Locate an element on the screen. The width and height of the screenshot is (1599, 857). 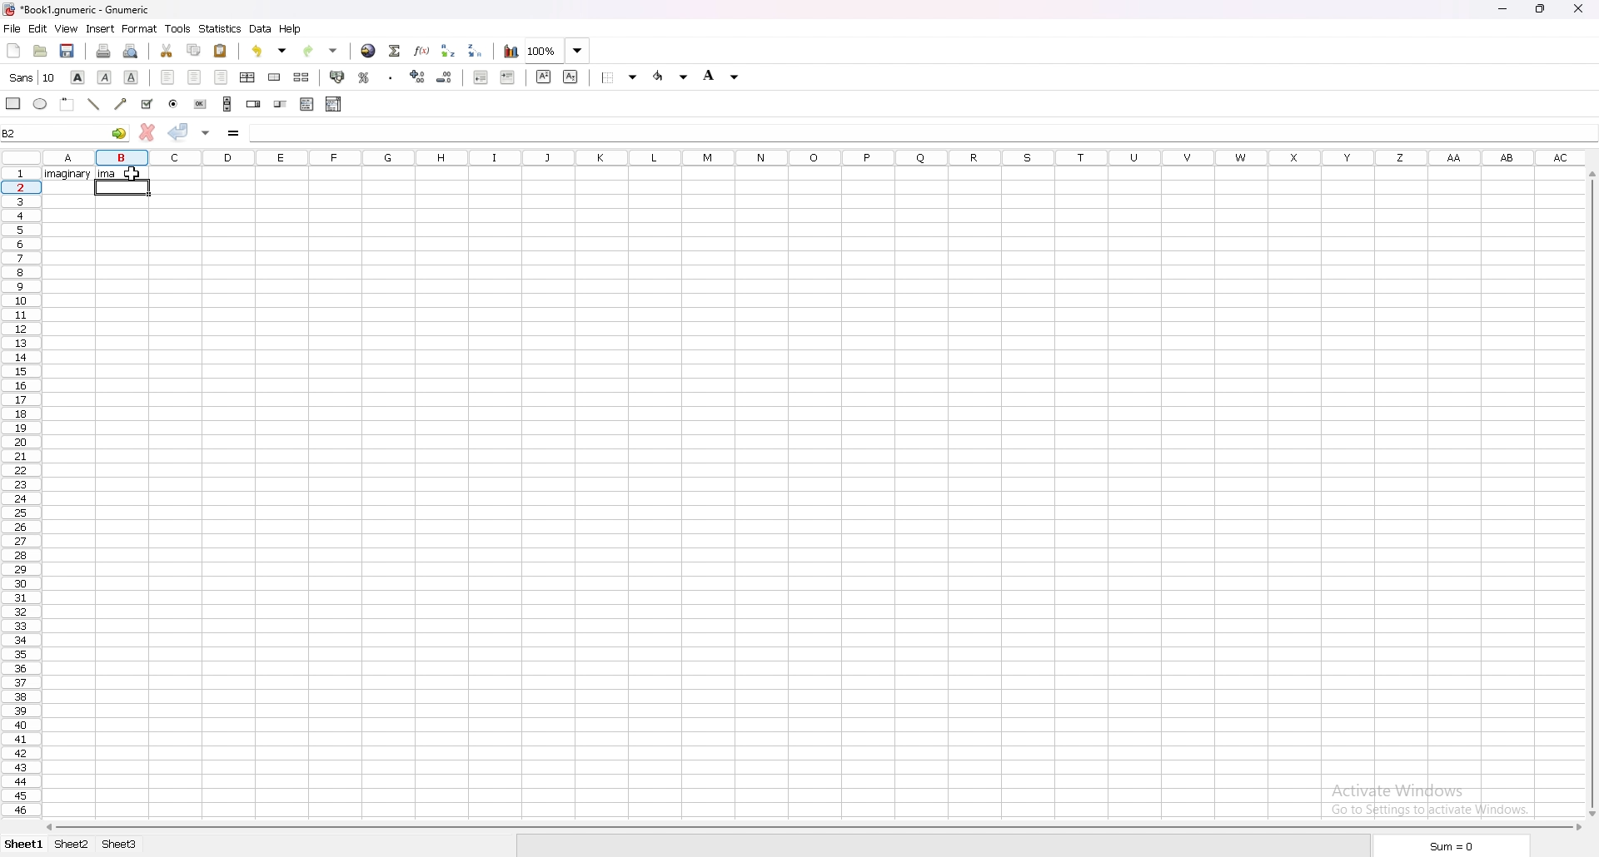
data is located at coordinates (262, 29).